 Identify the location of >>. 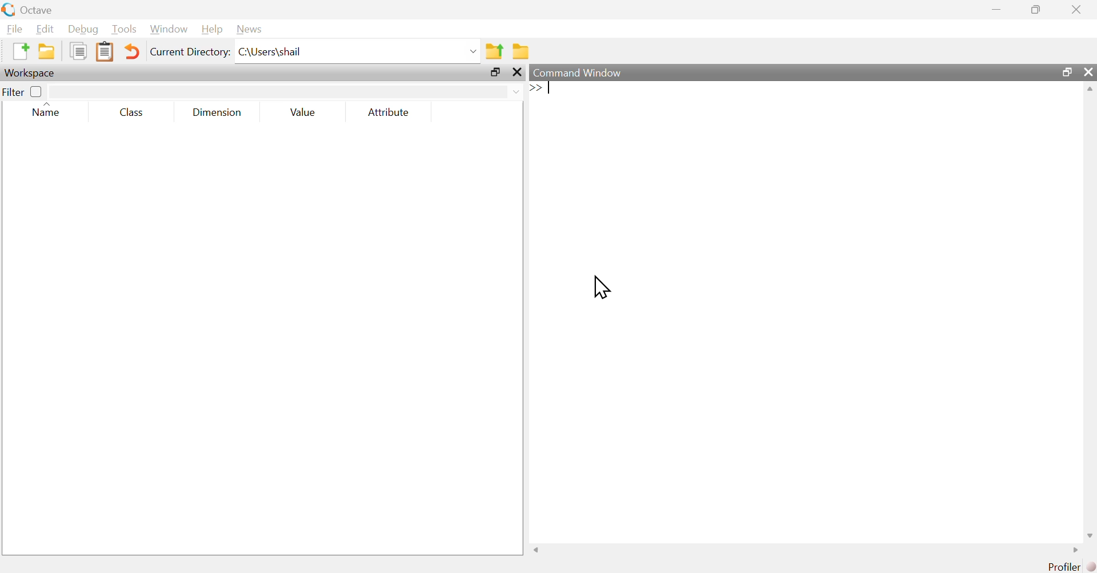
(535, 87).